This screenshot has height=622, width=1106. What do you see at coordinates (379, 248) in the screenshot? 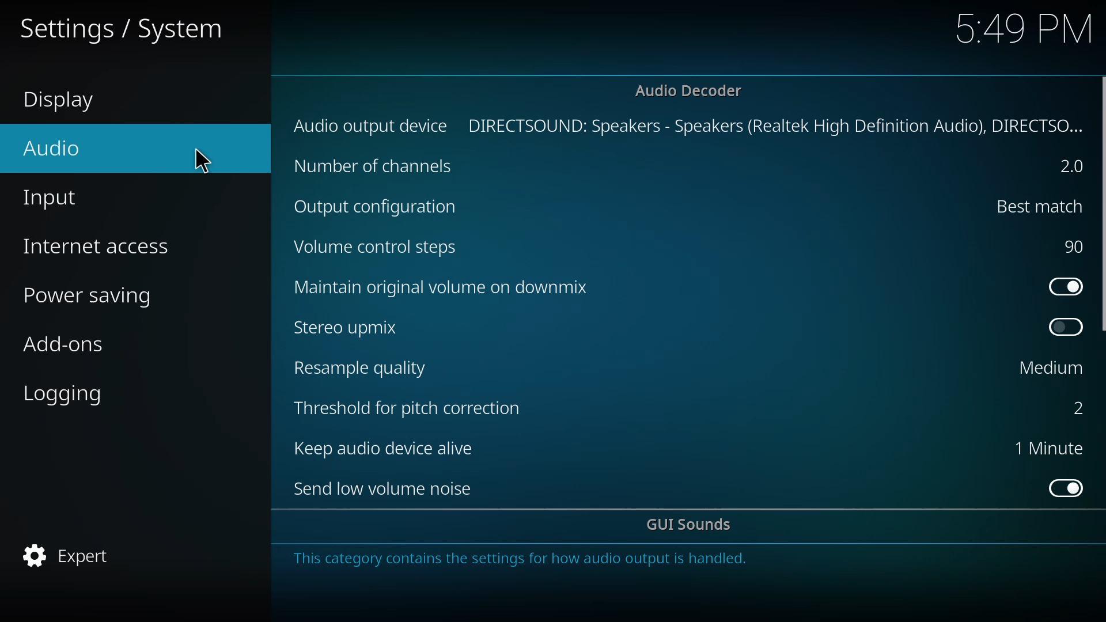
I see `volume control steps` at bounding box center [379, 248].